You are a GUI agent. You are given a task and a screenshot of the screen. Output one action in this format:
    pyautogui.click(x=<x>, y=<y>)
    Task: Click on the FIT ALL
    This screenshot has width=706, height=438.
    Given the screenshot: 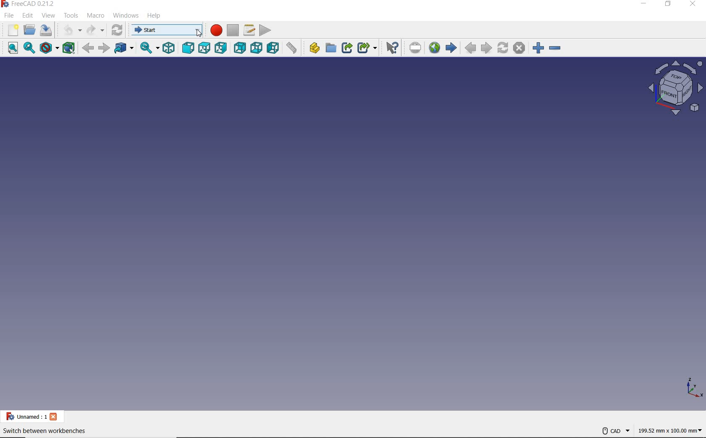 What is the action you would take?
    pyautogui.click(x=9, y=49)
    